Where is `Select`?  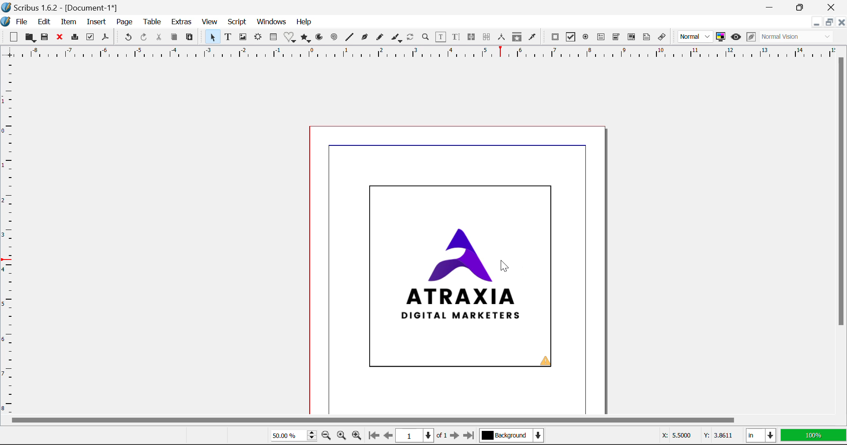
Select is located at coordinates (214, 38).